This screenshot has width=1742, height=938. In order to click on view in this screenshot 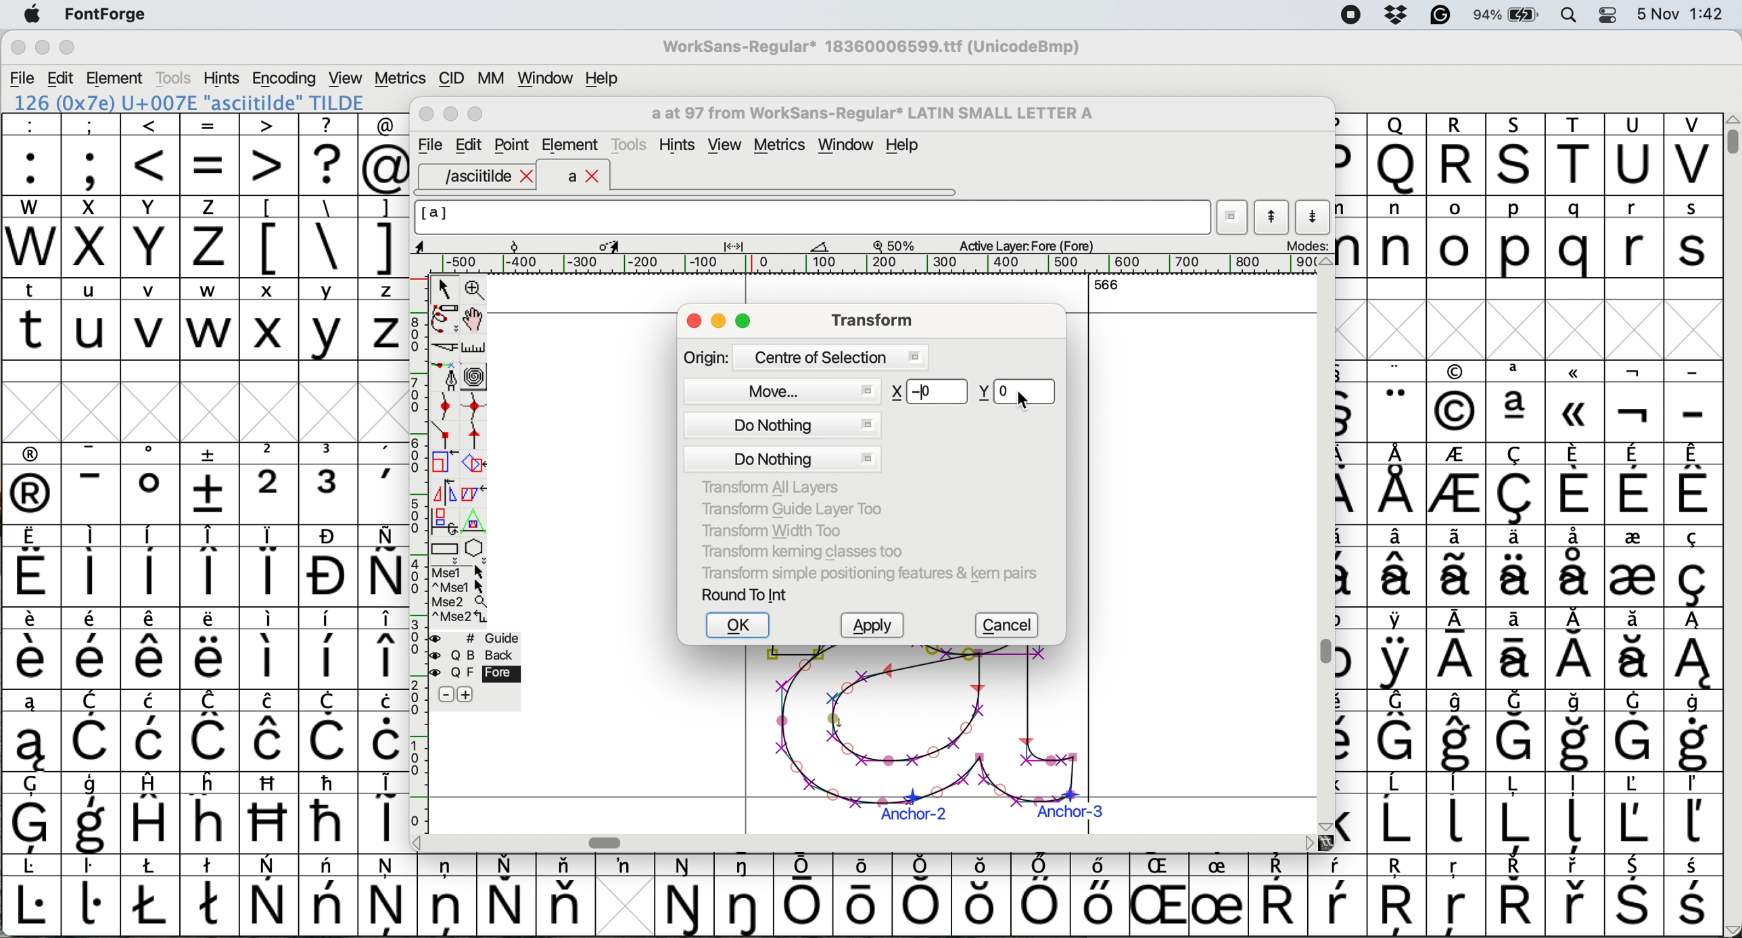, I will do `click(724, 145)`.